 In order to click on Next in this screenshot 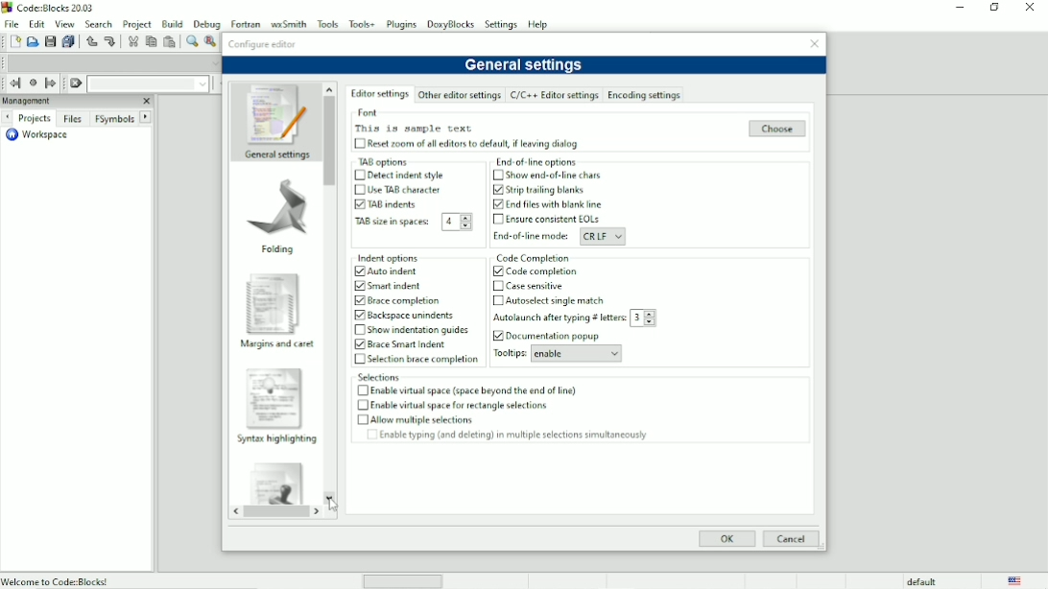, I will do `click(7, 118)`.